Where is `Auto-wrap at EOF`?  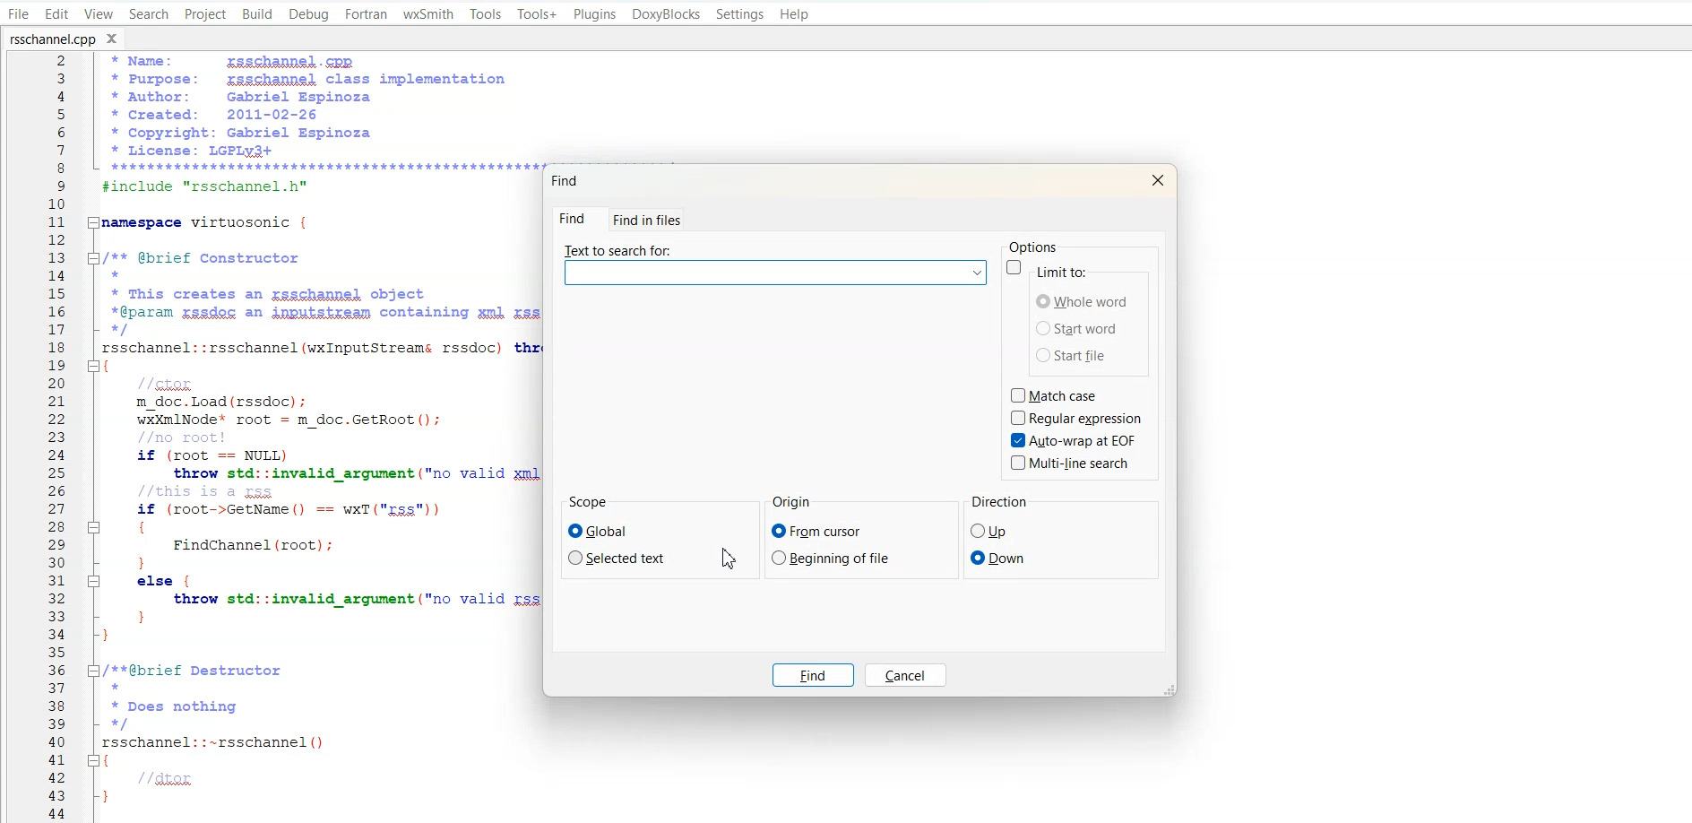
Auto-wrap at EOF is located at coordinates (1074, 440).